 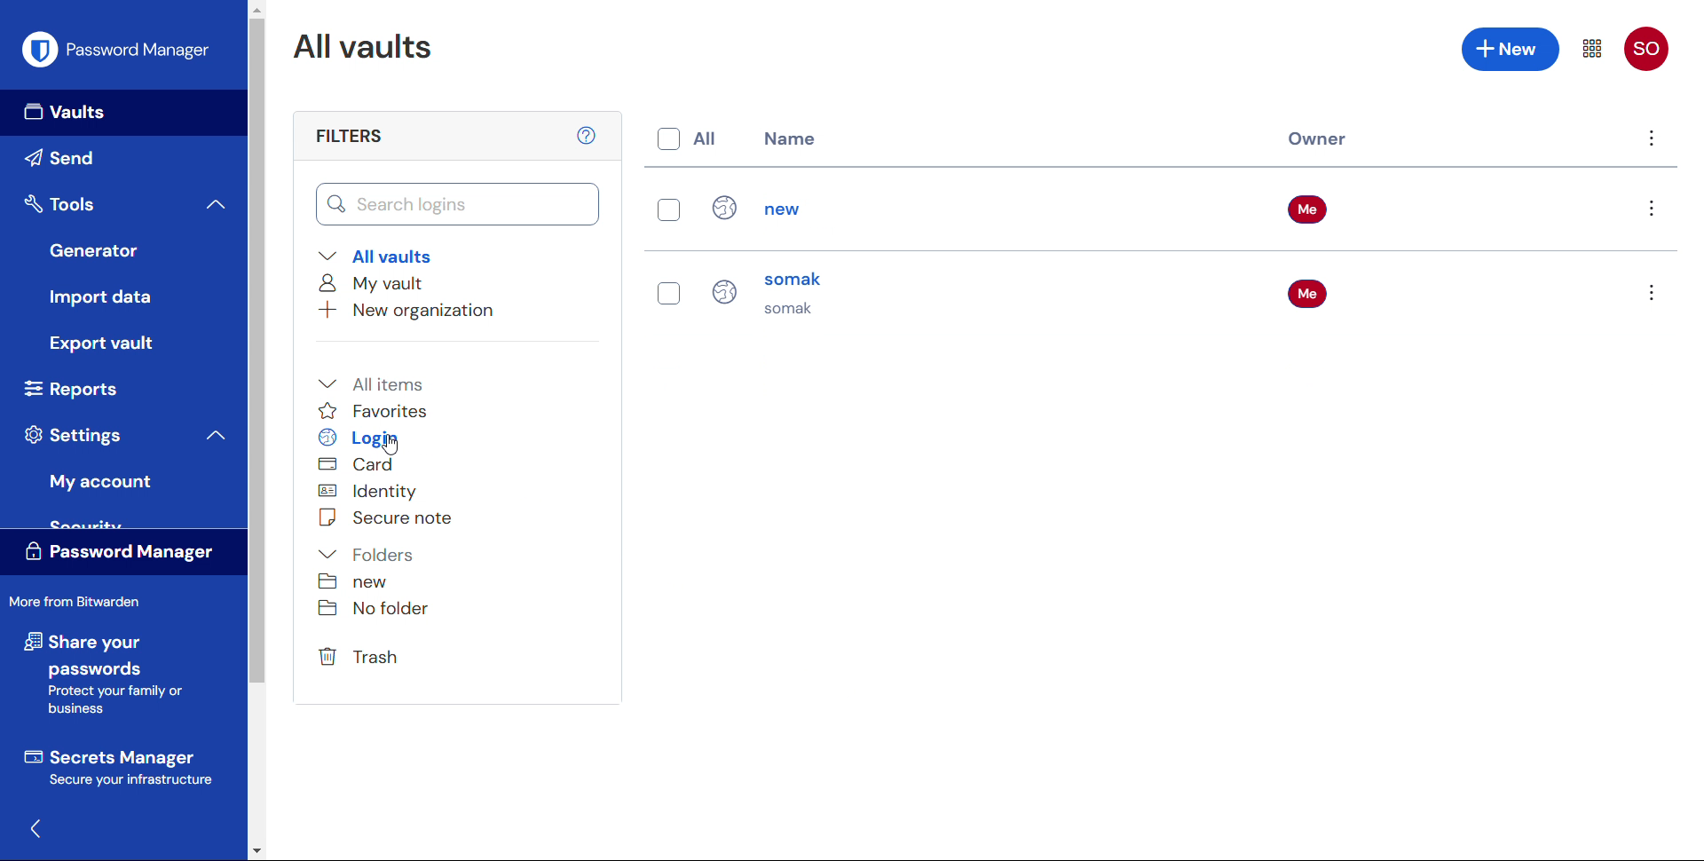 I want to click on Import data , so click(x=96, y=294).